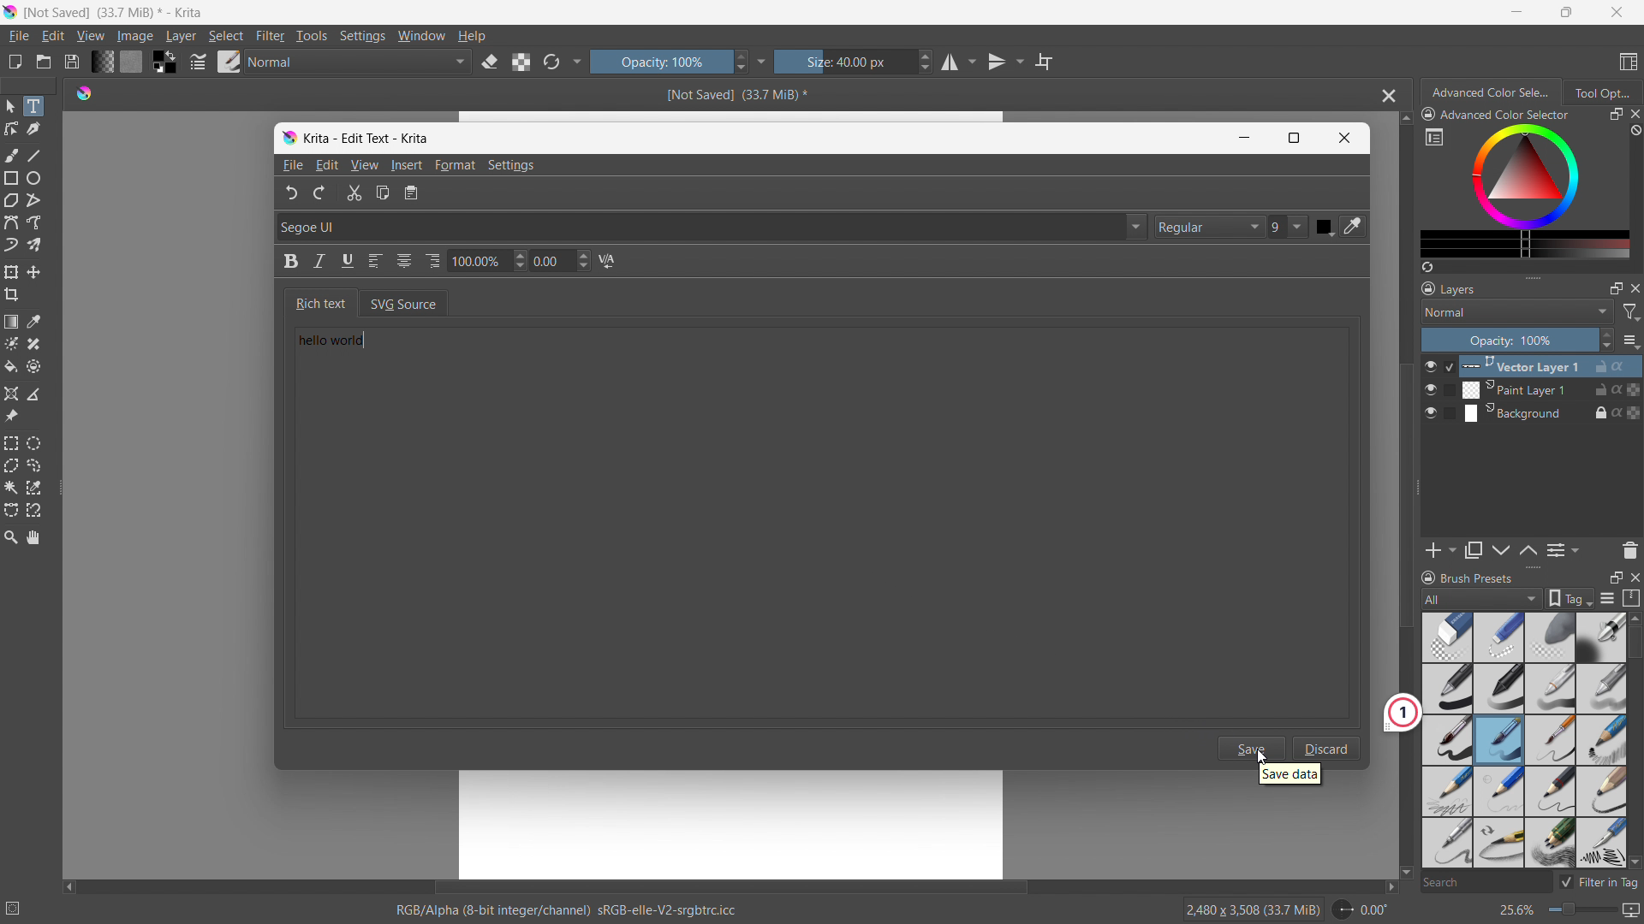  Describe the element at coordinates (515, 165) in the screenshot. I see `Settings` at that location.